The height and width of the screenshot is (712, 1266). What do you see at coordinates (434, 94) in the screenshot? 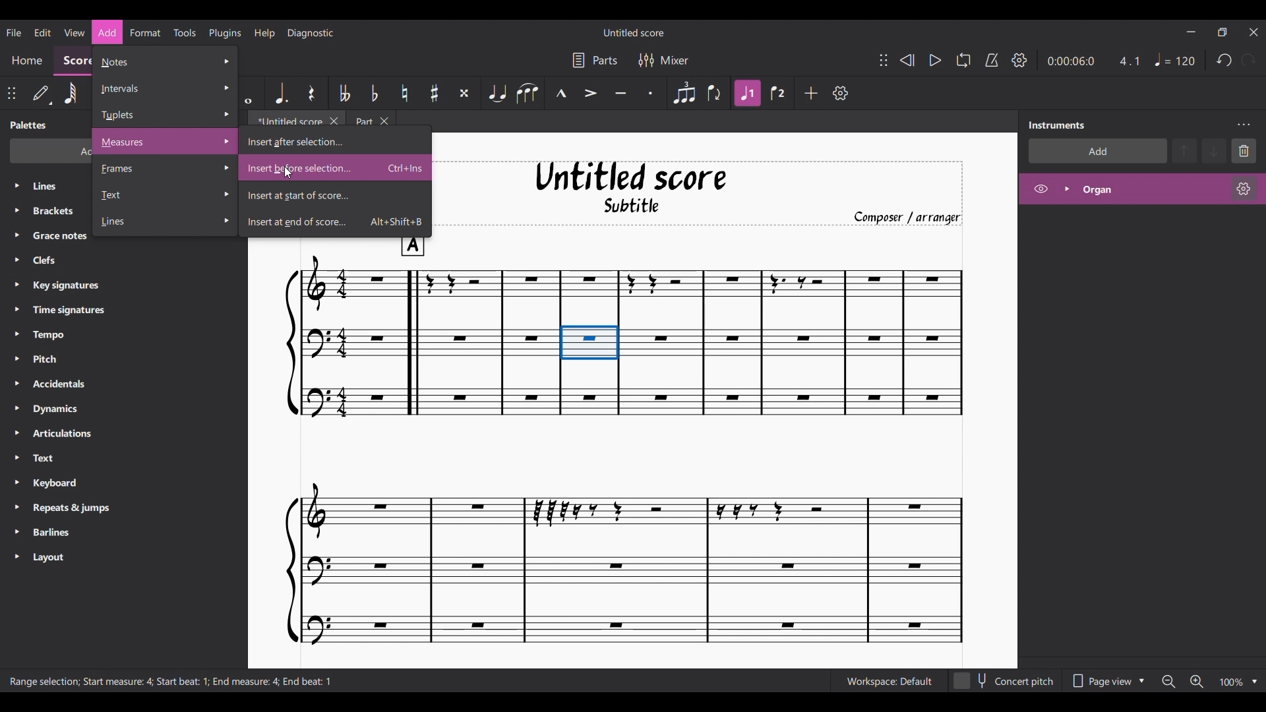
I see `Toggle sharp` at bounding box center [434, 94].